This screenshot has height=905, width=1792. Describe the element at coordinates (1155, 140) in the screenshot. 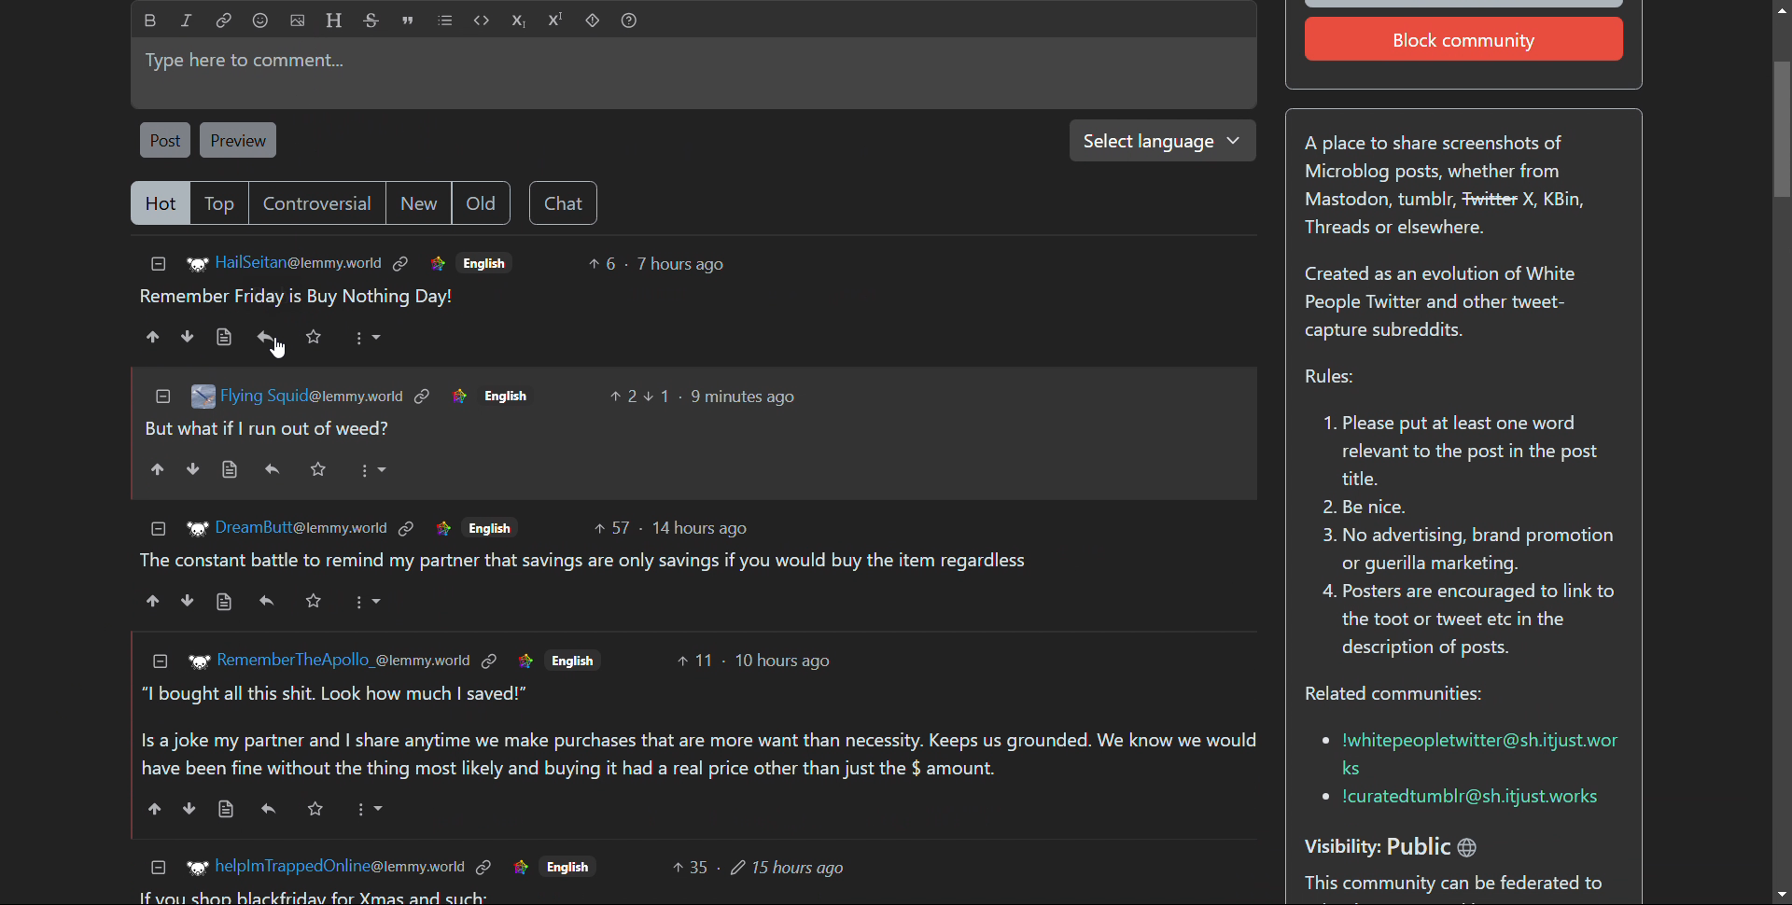

I see `select language` at that location.